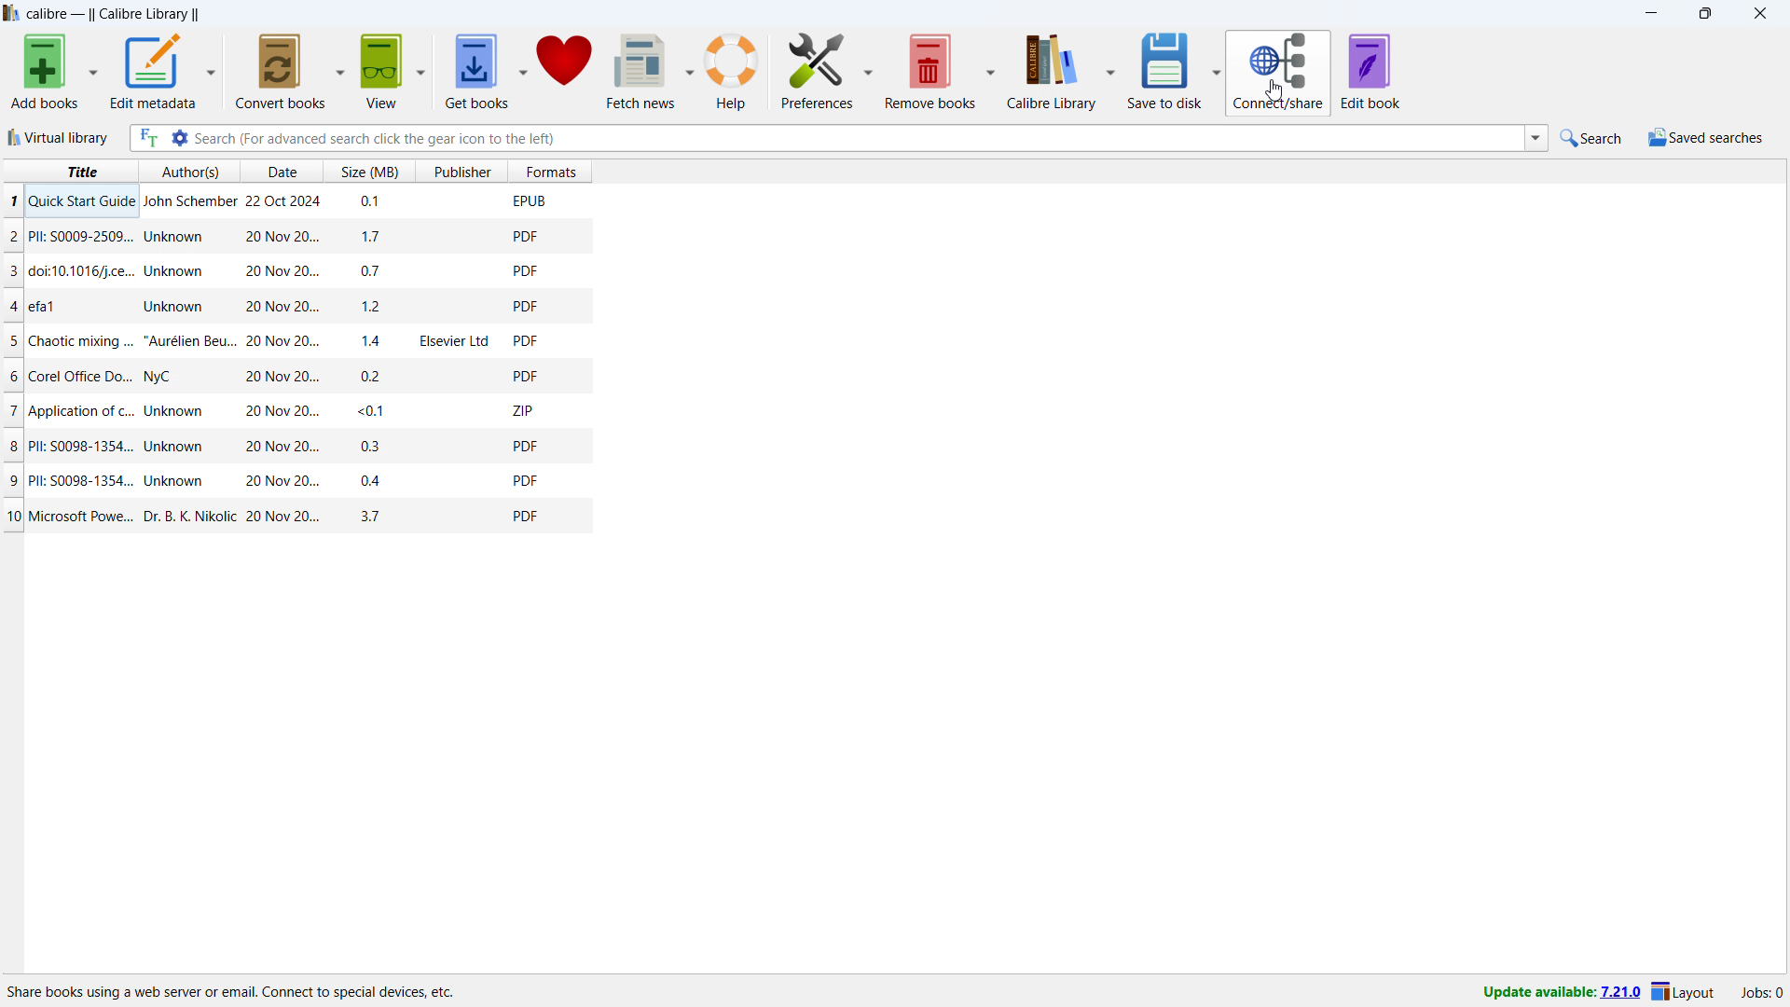  Describe the element at coordinates (869, 69) in the screenshot. I see `preferences options` at that location.